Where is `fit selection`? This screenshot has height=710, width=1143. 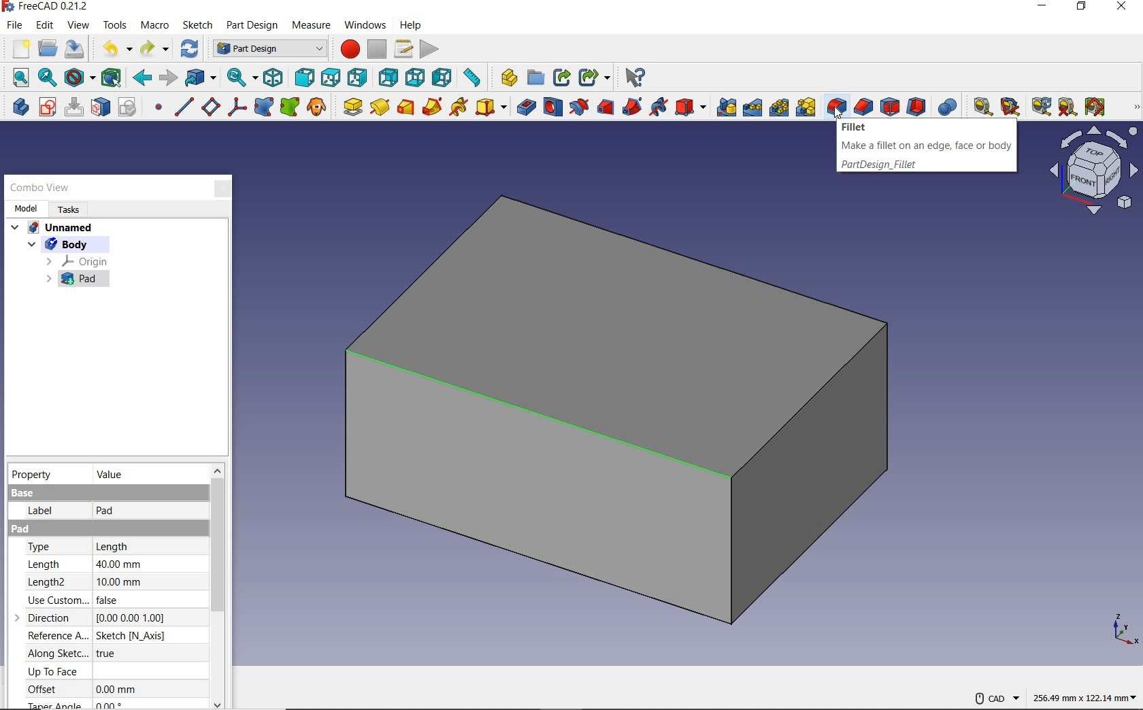
fit selection is located at coordinates (46, 78).